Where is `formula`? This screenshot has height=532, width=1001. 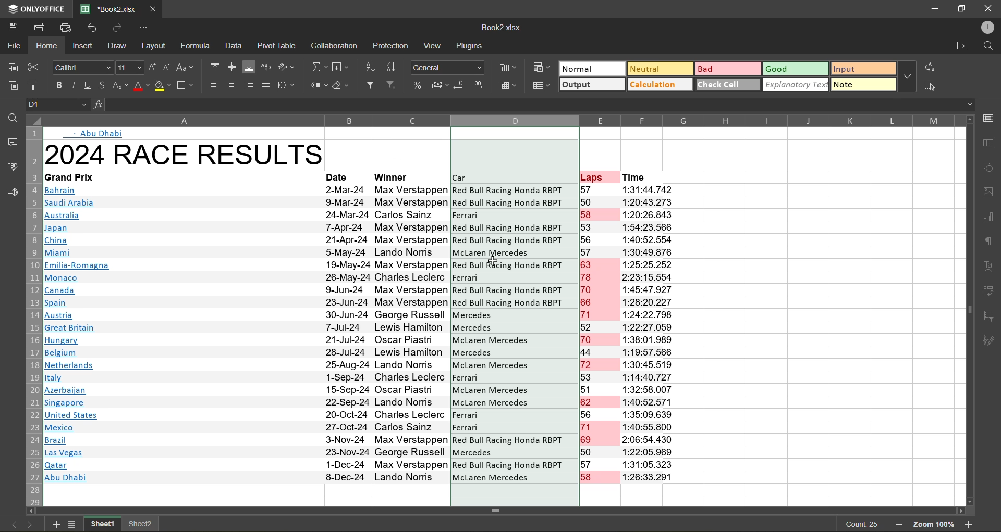
formula is located at coordinates (197, 46).